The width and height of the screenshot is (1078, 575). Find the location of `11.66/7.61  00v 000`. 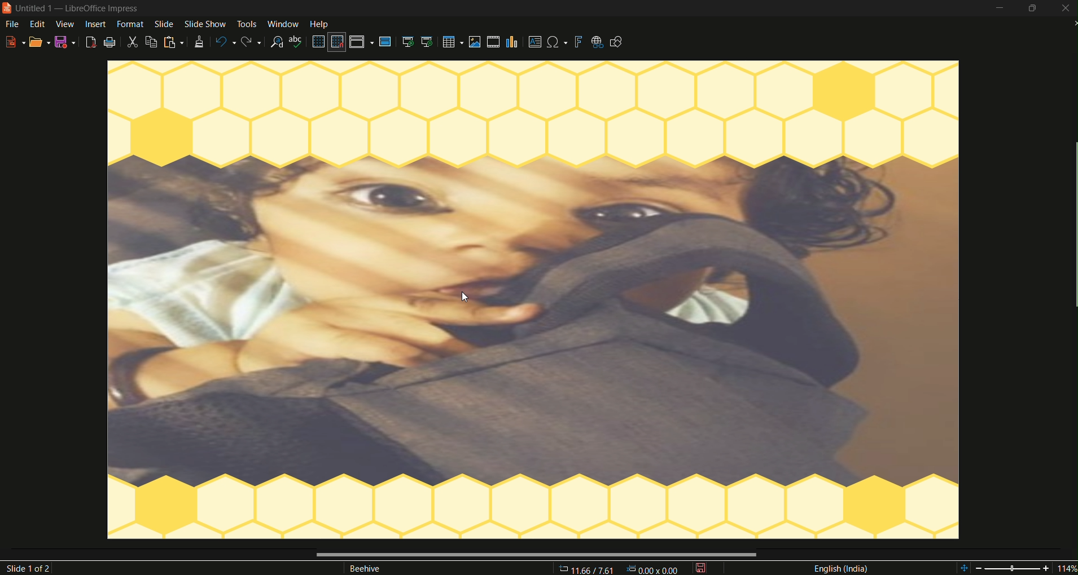

11.66/7.61  00v 000 is located at coordinates (616, 568).